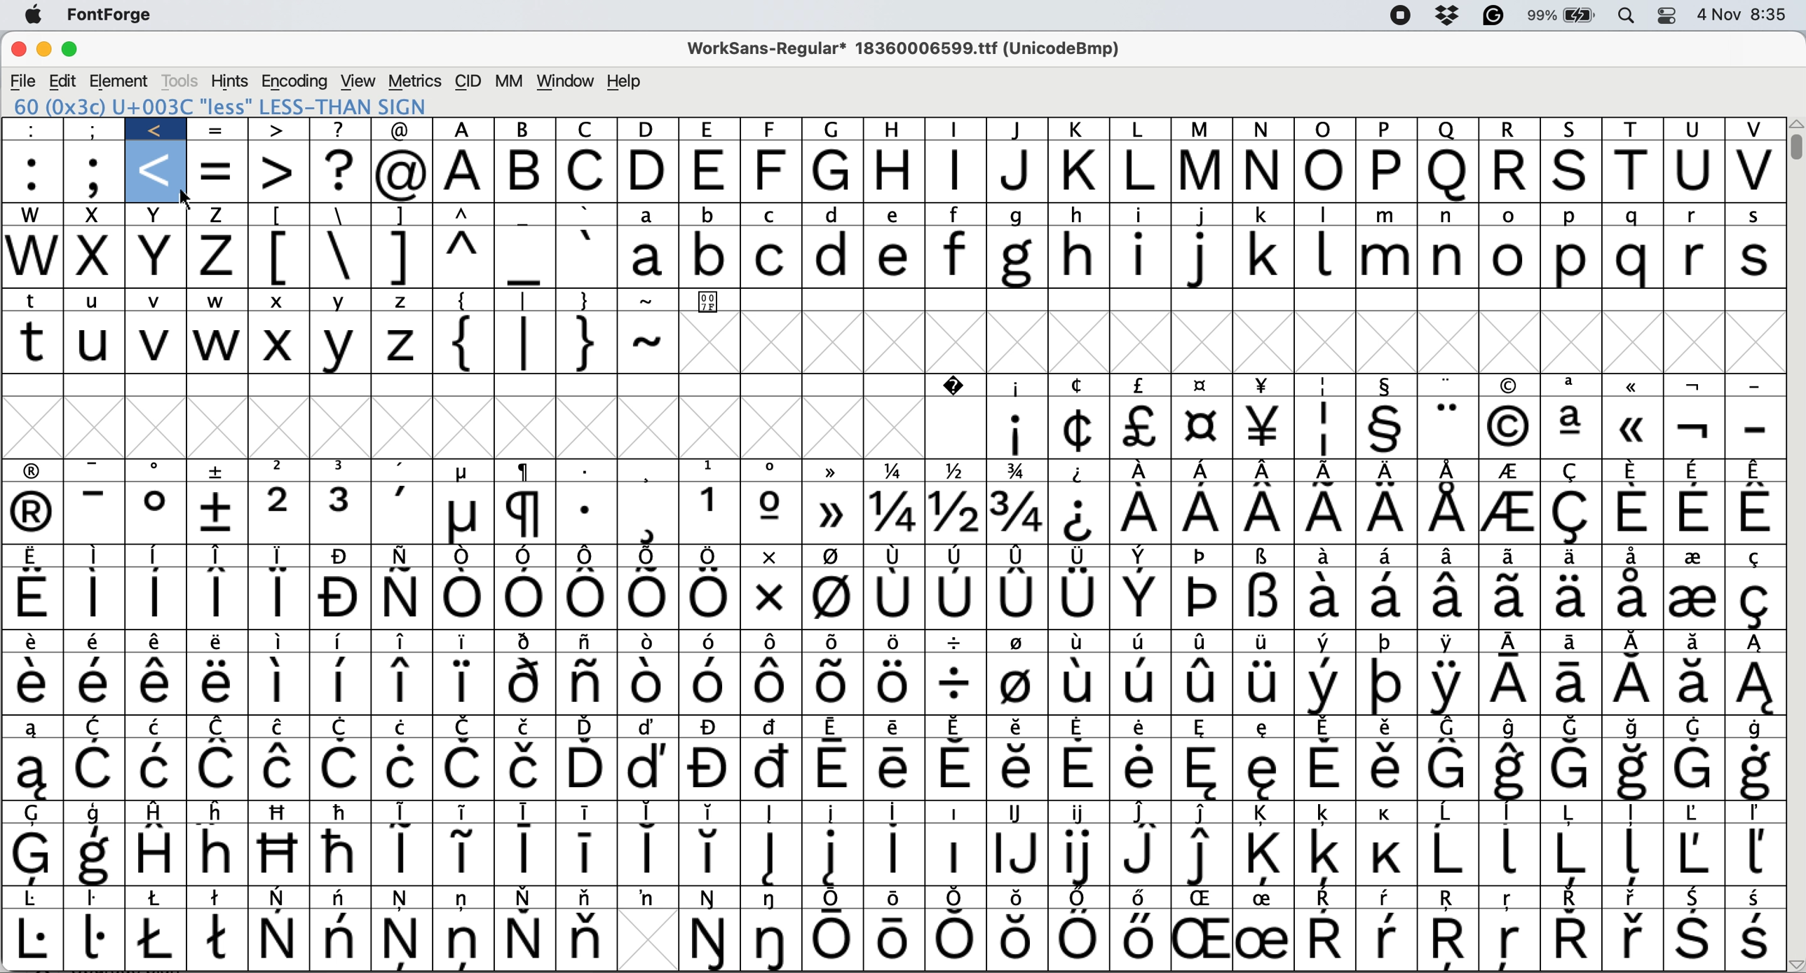 Image resolution: width=1806 pixels, height=973 pixels. Describe the element at coordinates (958, 598) in the screenshot. I see `Symbol` at that location.